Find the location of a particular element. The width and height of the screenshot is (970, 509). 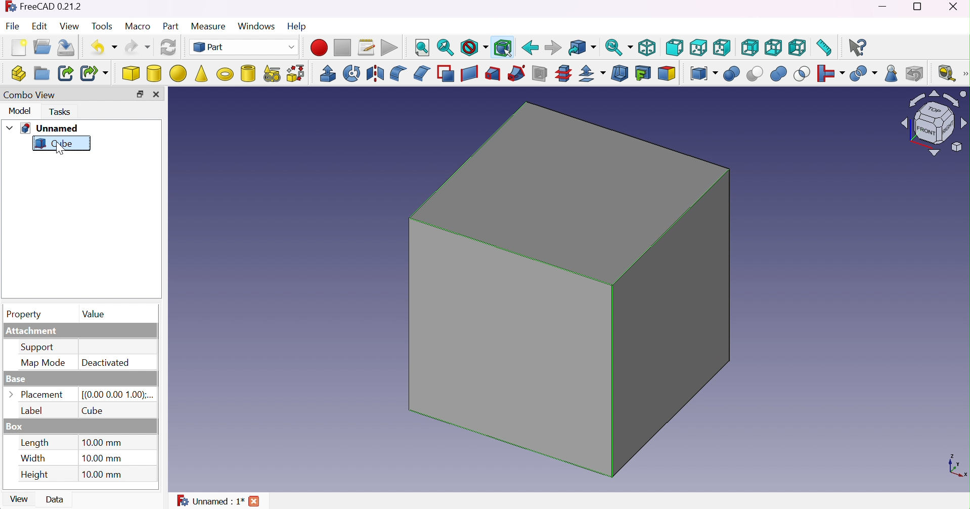

Split objects is located at coordinates (862, 74).